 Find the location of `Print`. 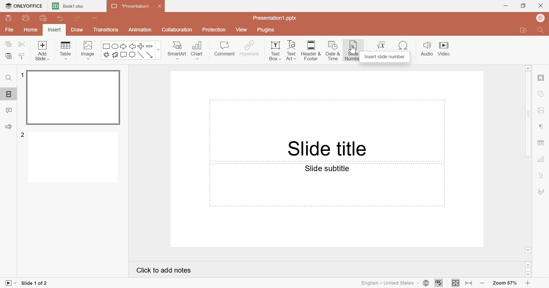

Print is located at coordinates (26, 19).